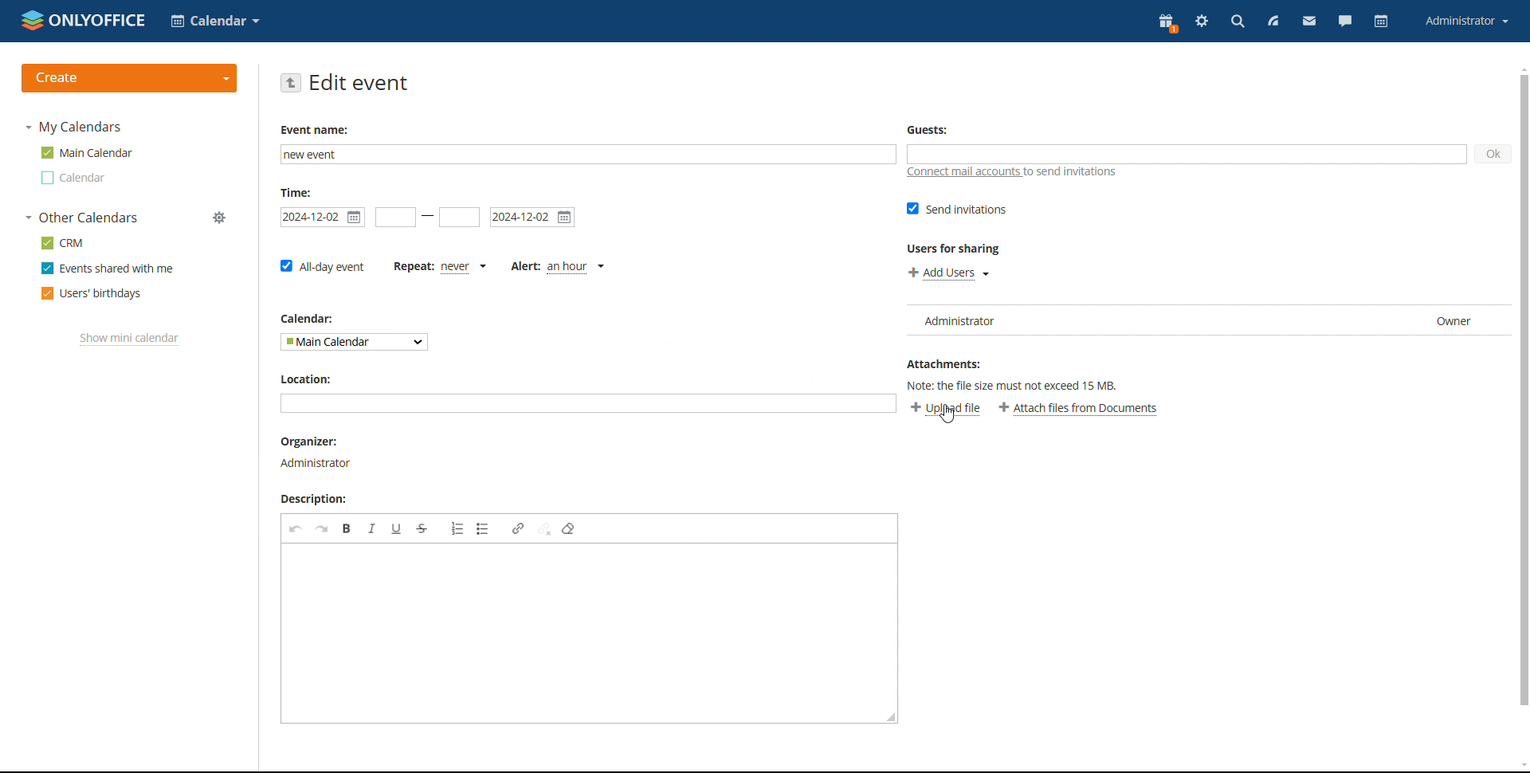 The image size is (1530, 773). Describe the element at coordinates (90, 294) in the screenshot. I see `users' birthdays` at that location.